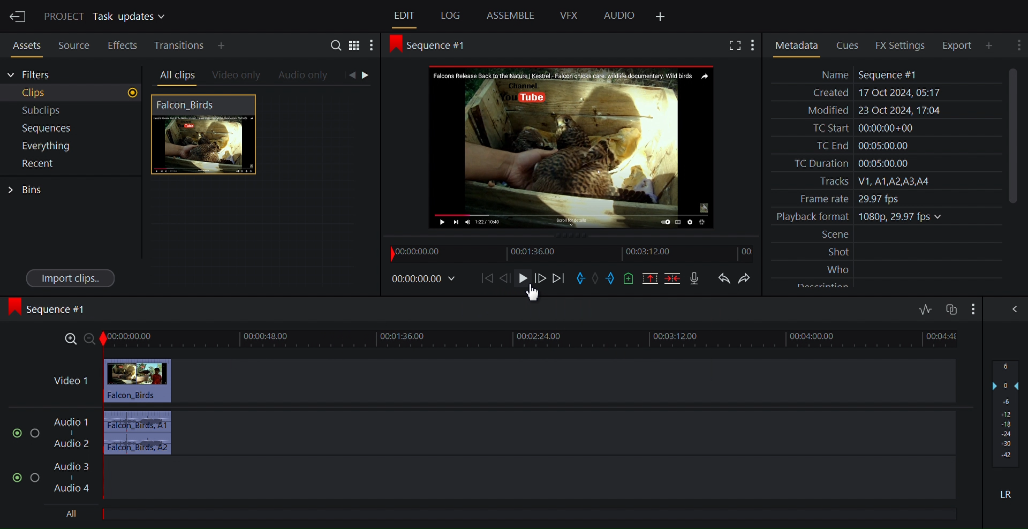 The width and height of the screenshot is (1028, 529). Describe the element at coordinates (351, 75) in the screenshot. I see `Click to go back` at that location.